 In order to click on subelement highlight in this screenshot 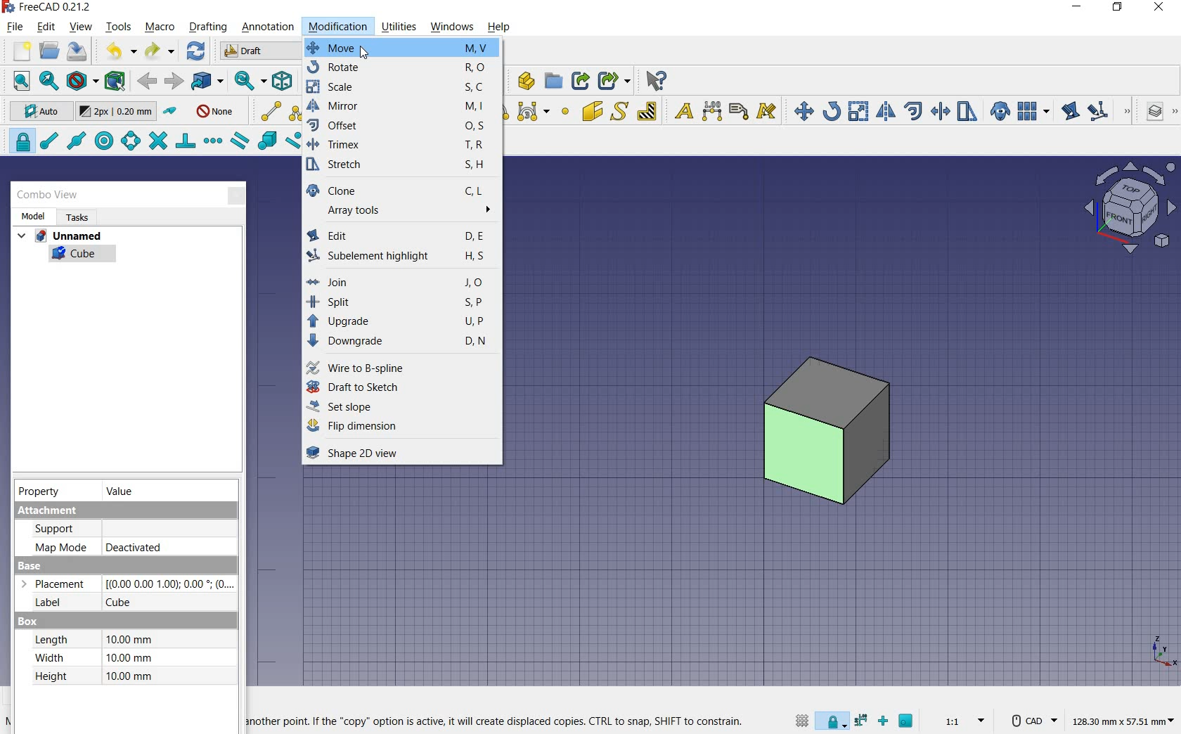, I will do `click(1098, 112)`.